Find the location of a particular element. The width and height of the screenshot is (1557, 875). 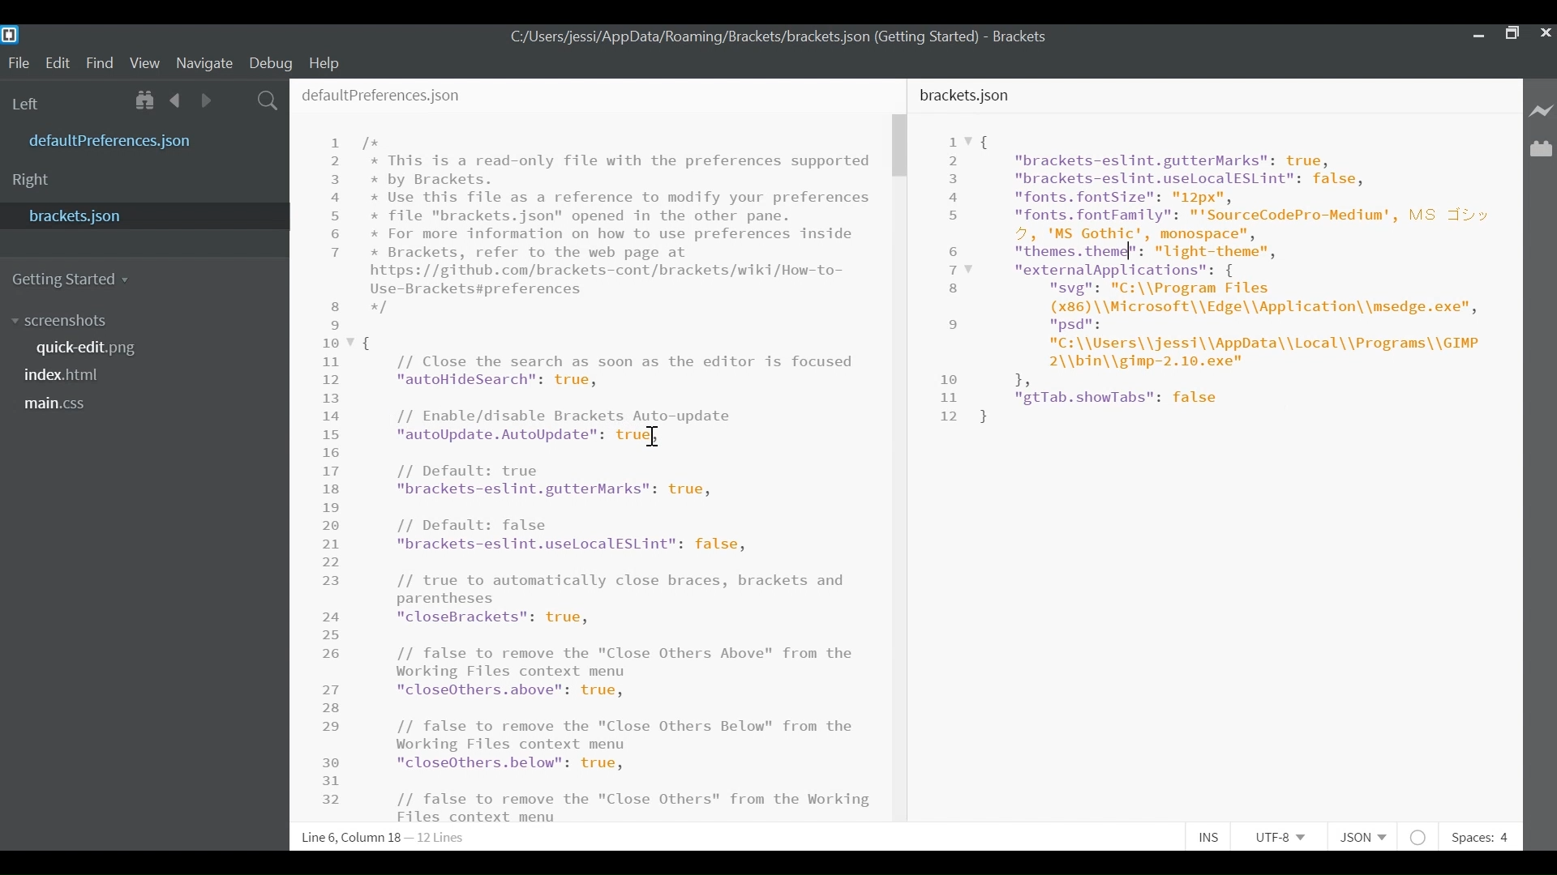

Close is located at coordinates (1546, 33).